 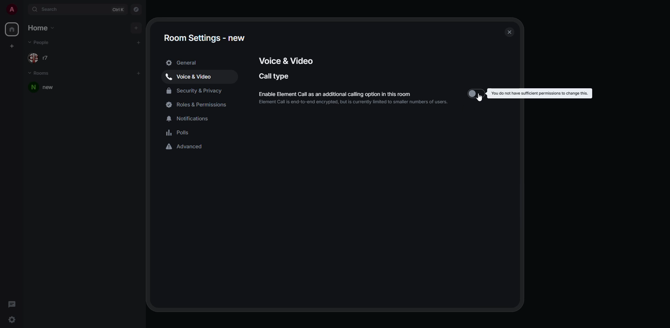 I want to click on room options, so click(x=130, y=87).